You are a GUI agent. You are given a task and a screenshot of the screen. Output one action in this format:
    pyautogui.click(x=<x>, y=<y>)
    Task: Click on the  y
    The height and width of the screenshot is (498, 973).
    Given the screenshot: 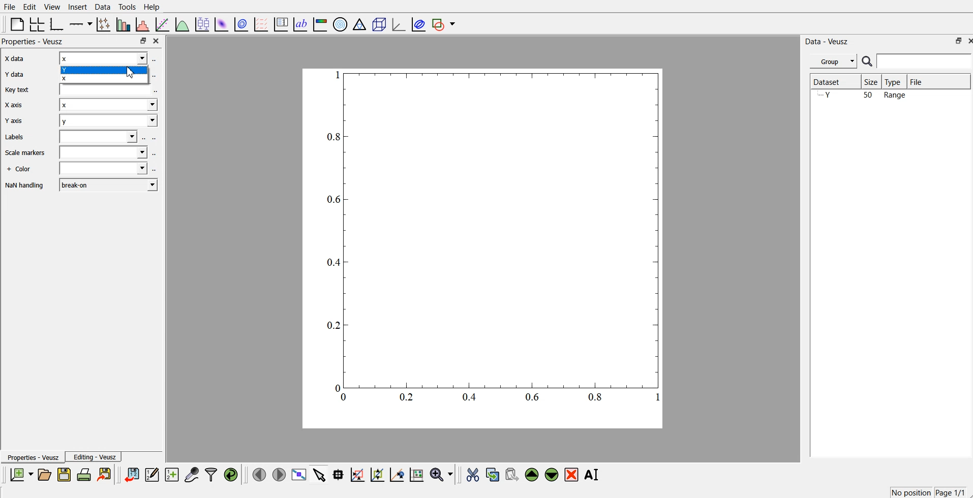 What is the action you would take?
    pyautogui.click(x=109, y=122)
    